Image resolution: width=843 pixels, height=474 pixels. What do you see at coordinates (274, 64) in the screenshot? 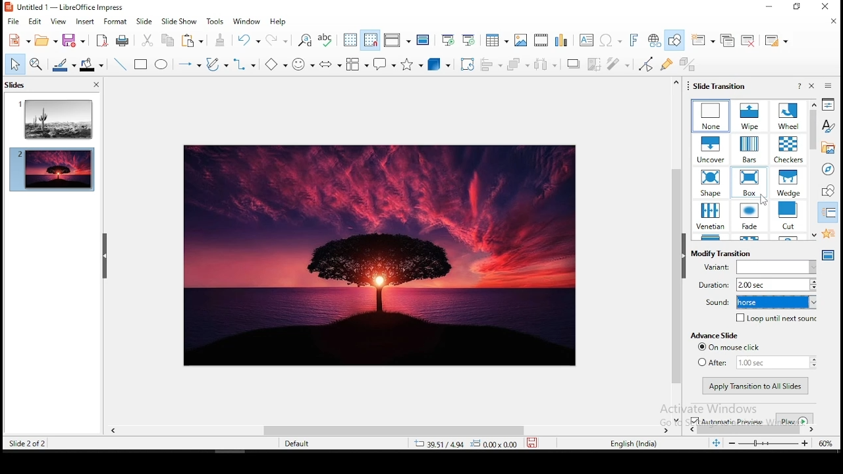
I see `basic shapes` at bounding box center [274, 64].